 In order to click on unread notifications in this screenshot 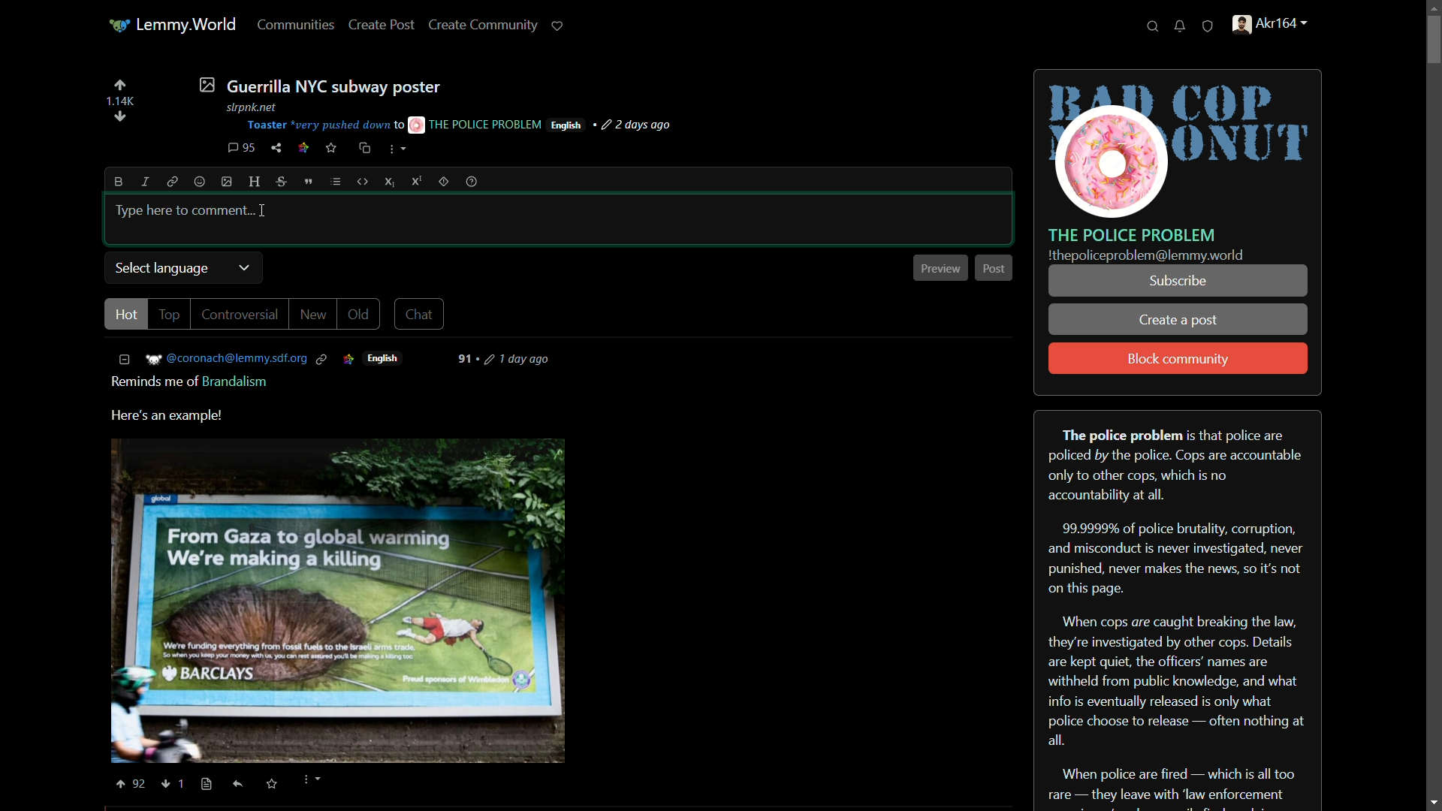, I will do `click(1181, 26)`.